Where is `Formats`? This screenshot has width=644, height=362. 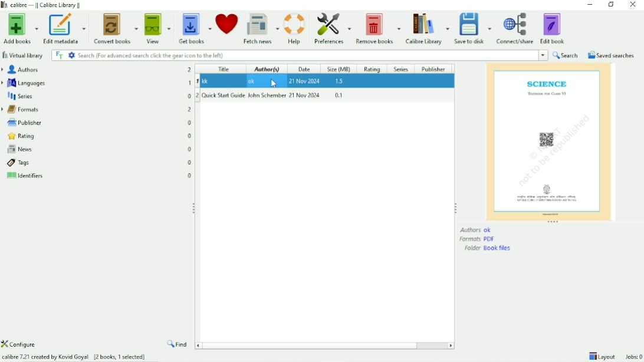
Formats is located at coordinates (96, 110).